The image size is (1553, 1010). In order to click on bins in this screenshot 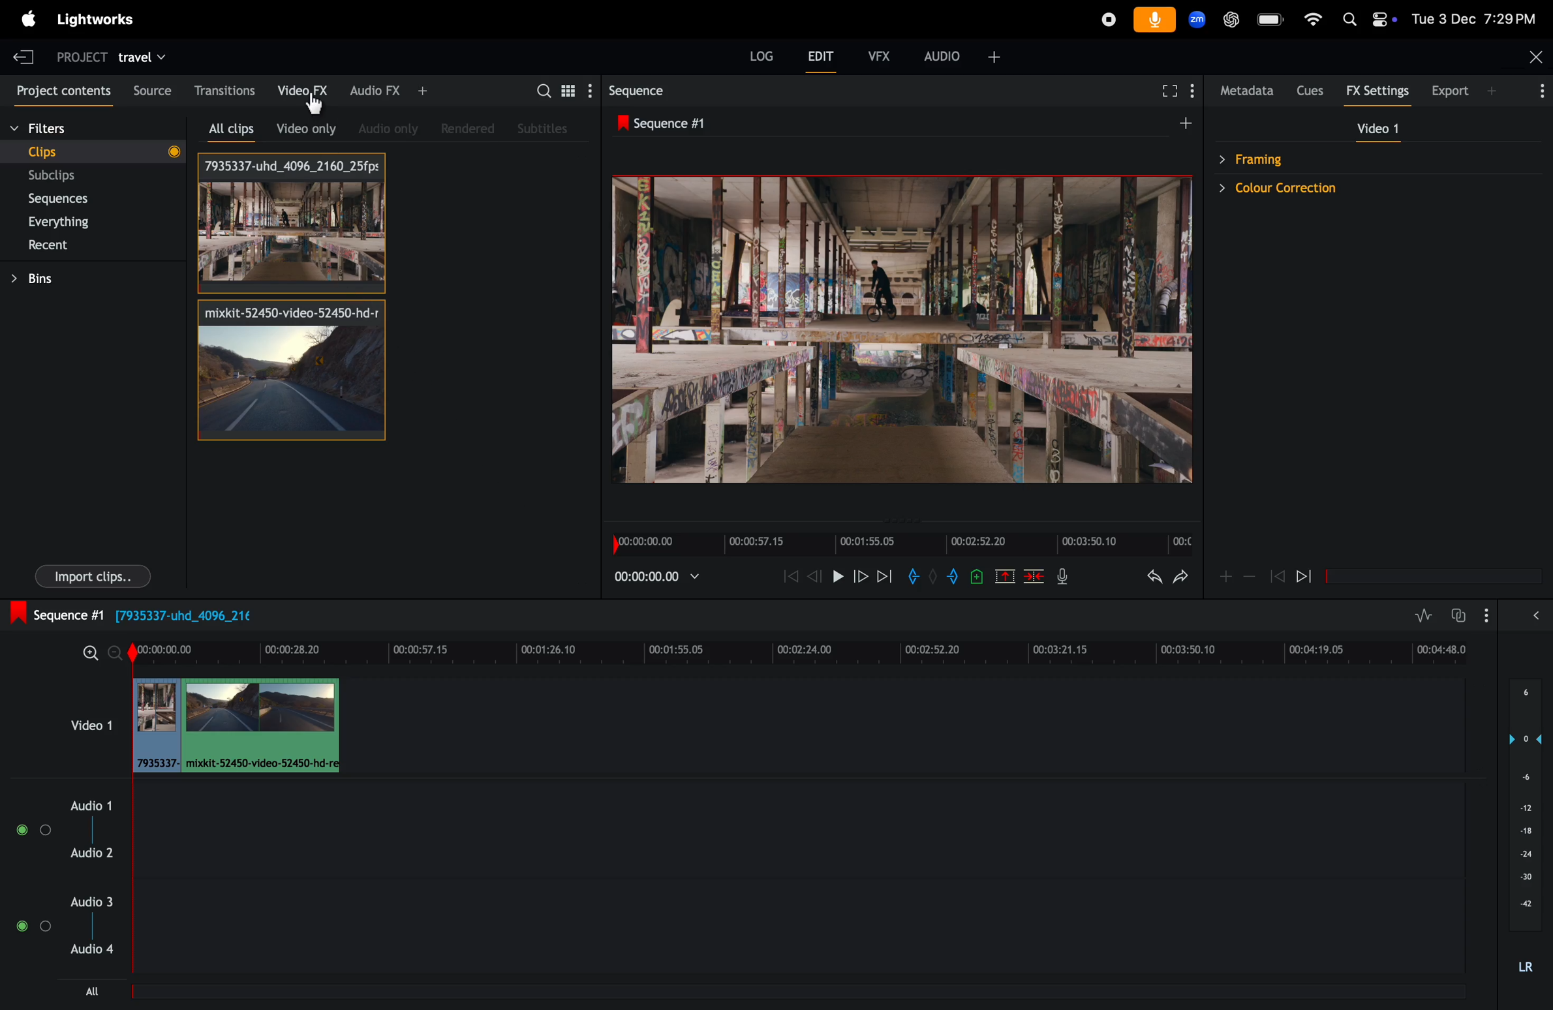, I will do `click(59, 279)`.